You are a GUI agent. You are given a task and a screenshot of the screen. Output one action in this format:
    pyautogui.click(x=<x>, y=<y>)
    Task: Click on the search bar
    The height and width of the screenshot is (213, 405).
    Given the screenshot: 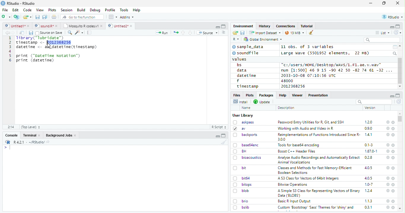 What is the action you would take?
    pyautogui.click(x=373, y=101)
    